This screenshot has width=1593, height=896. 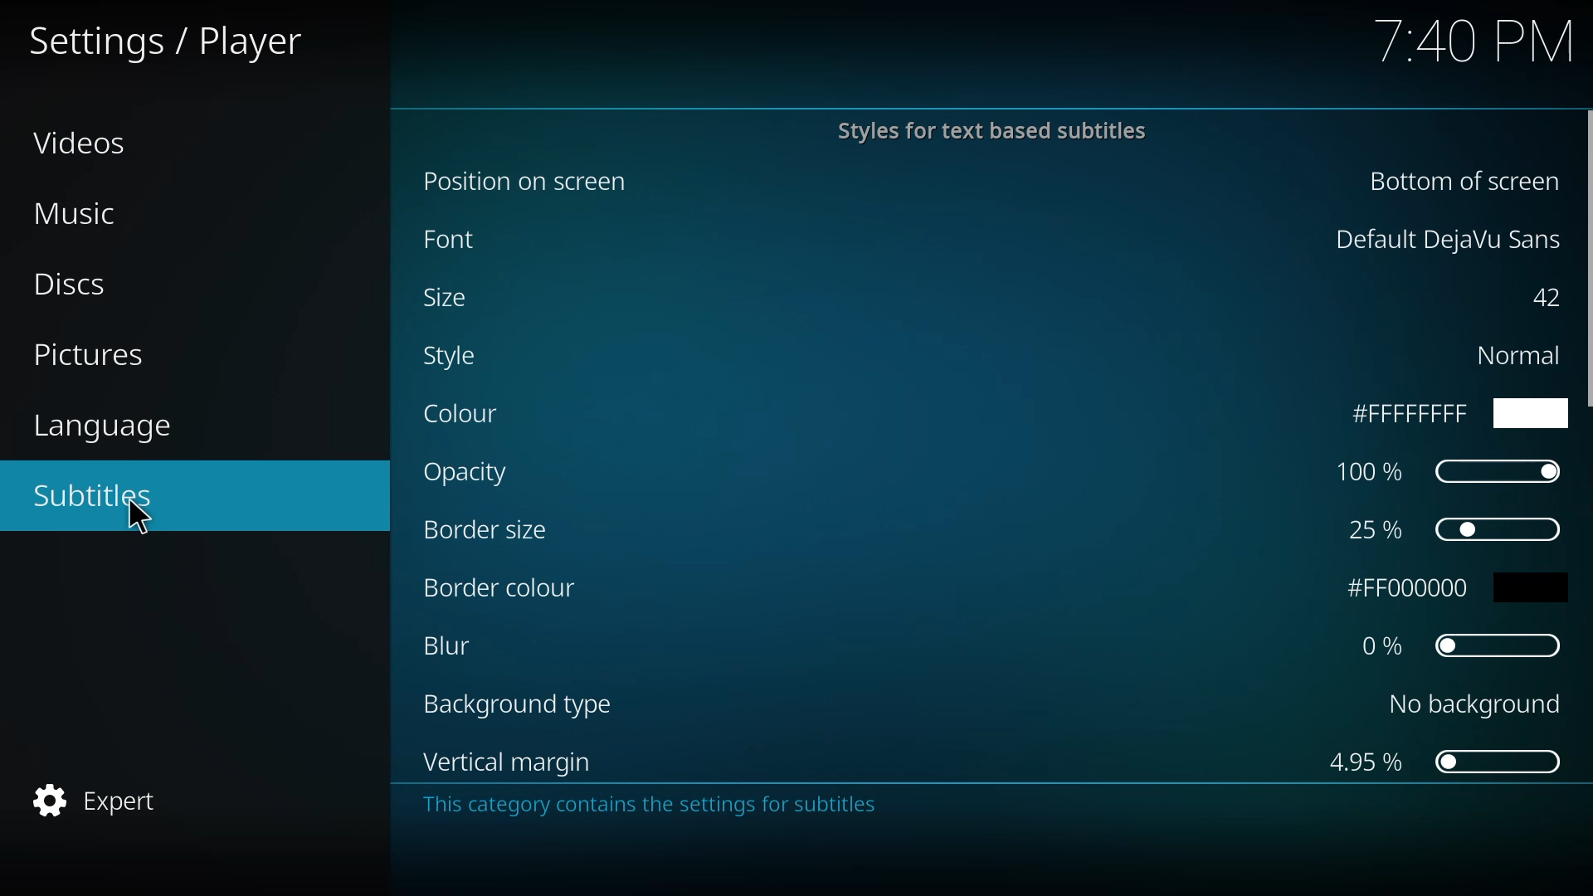 What do you see at coordinates (1545, 297) in the screenshot?
I see `42` at bounding box center [1545, 297].